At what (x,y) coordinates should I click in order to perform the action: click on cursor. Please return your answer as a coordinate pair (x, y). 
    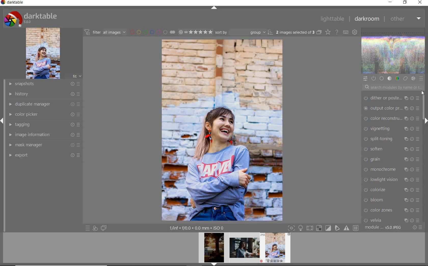
    Looking at the image, I should click on (425, 94).